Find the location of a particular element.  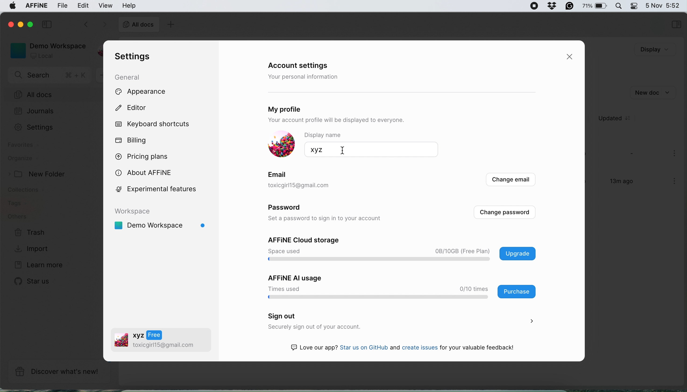

oa v2
toxicgirll5@gmail.com is located at coordinates (155, 341).